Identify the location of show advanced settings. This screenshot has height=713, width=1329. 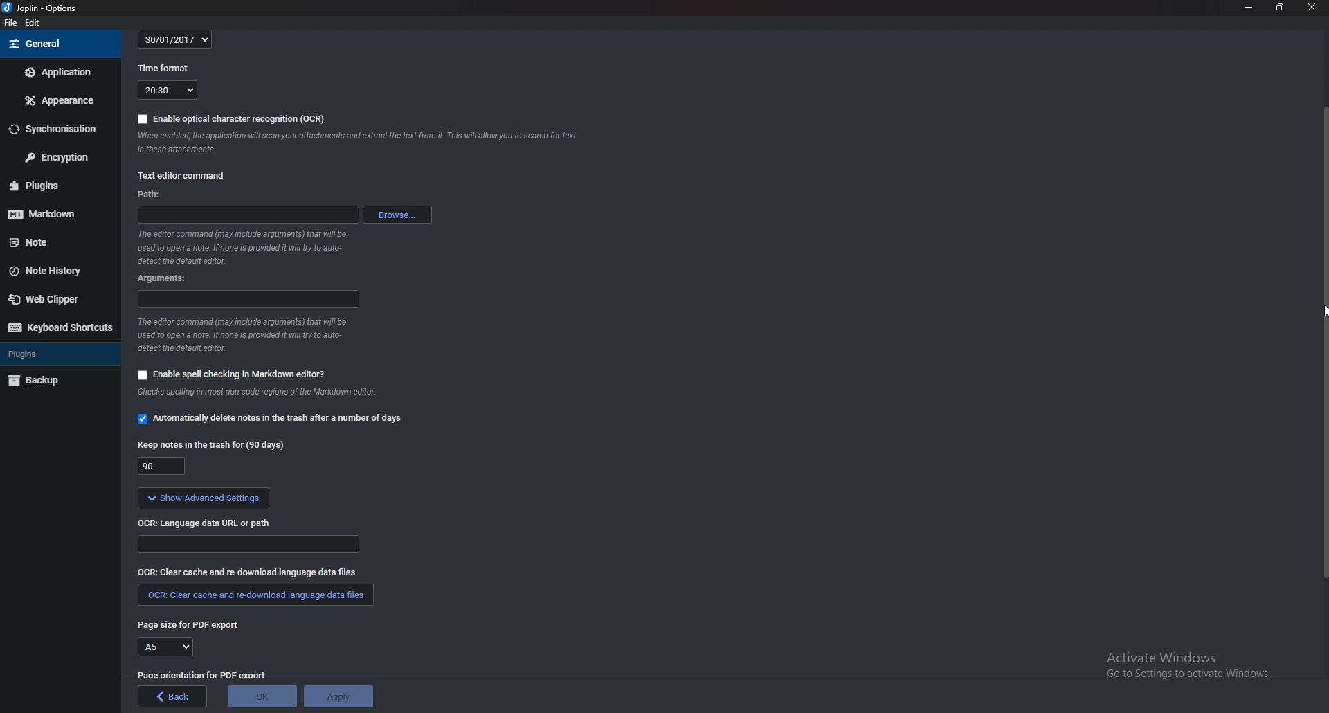
(205, 498).